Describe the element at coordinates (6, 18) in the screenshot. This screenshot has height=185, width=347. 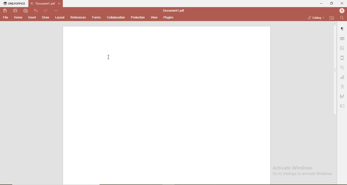
I see `file` at that location.